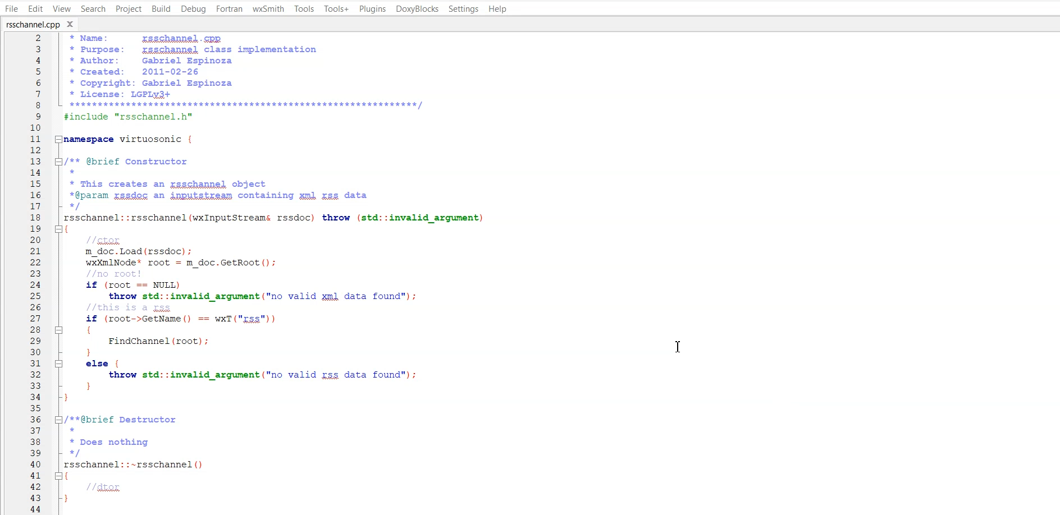 This screenshot has width=1060, height=515. What do you see at coordinates (72, 23) in the screenshot?
I see `Close` at bounding box center [72, 23].